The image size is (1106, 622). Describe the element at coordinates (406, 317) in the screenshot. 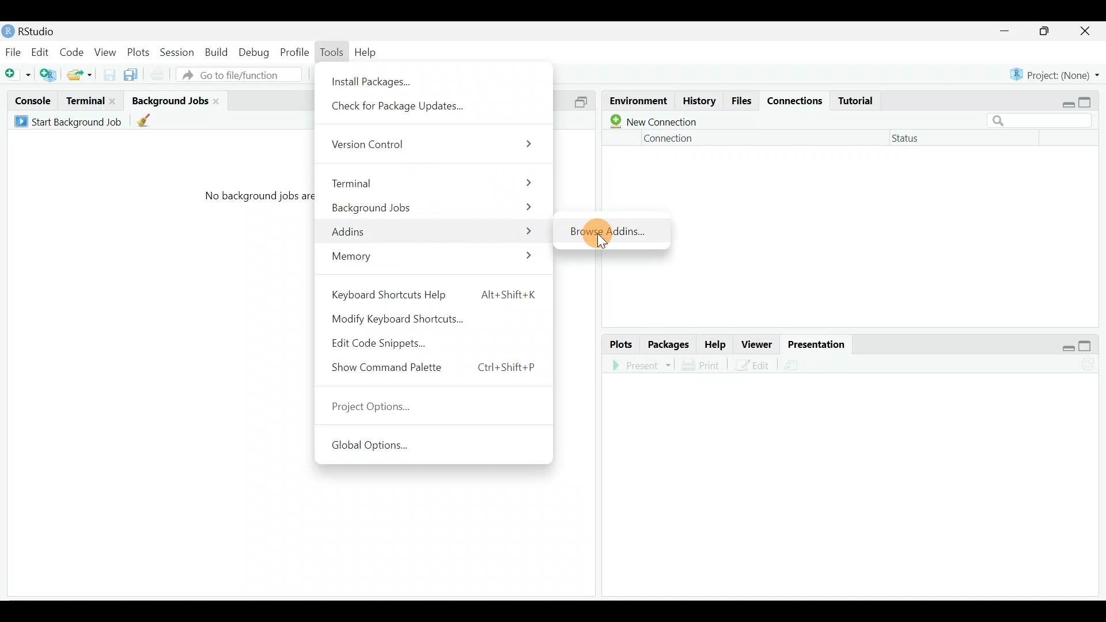

I see `Modify Keyboard Shortcuts...` at that location.